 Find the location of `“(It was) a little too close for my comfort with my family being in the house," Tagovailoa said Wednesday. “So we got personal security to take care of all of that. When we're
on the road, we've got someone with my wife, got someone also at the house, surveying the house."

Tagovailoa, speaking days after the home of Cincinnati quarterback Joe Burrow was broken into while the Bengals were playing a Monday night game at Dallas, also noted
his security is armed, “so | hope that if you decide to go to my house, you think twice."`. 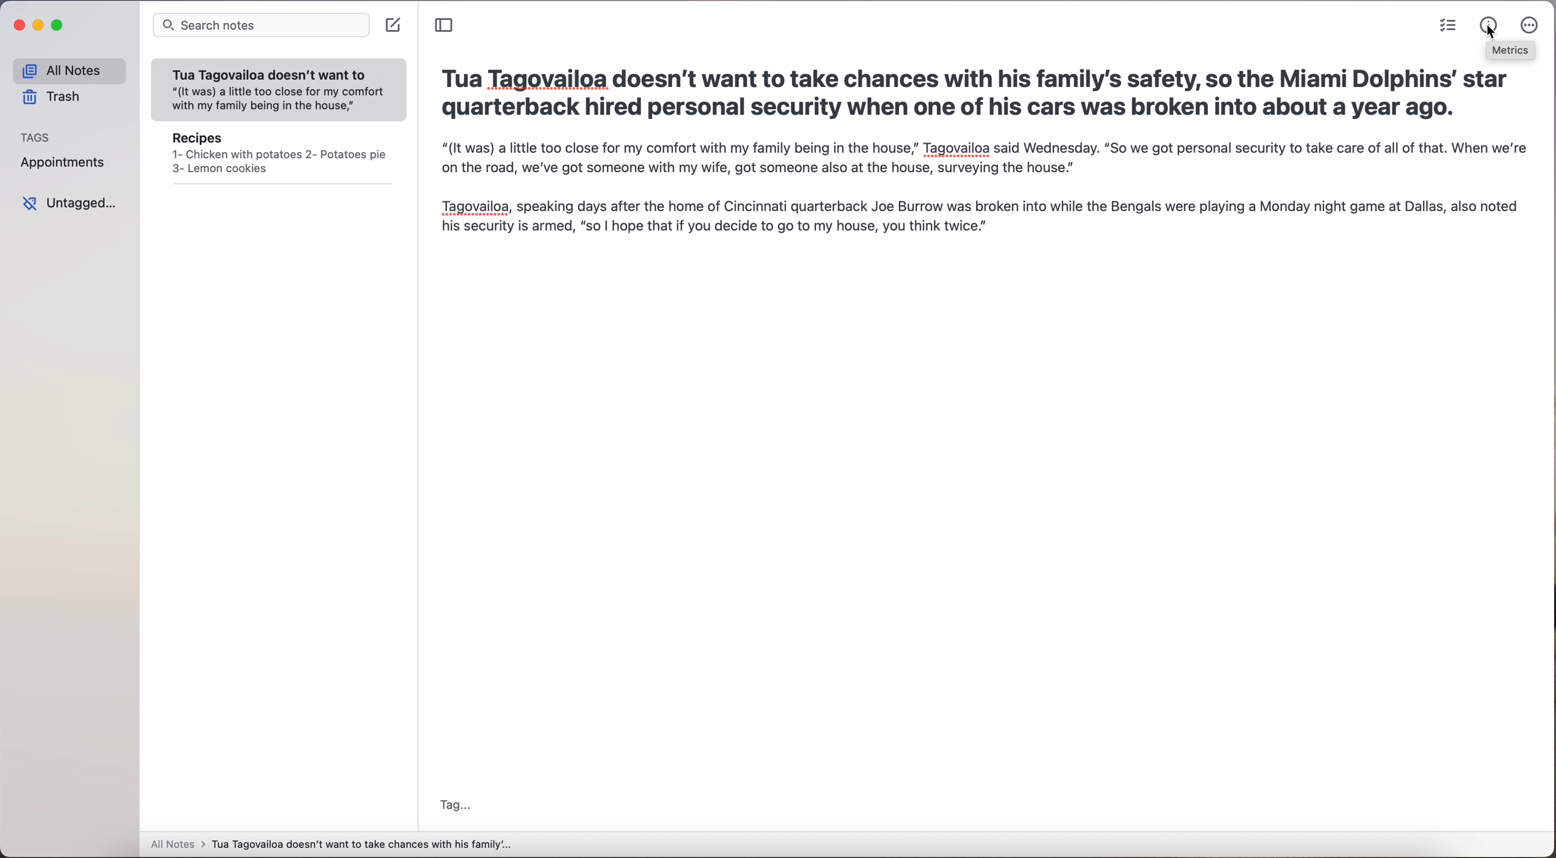

“(It was) a little too close for my comfort with my family being in the house," Tagovailoa said Wednesday. “So we got personal security to take care of all of that. When we're
on the road, we've got someone with my wife, got someone also at the house, surveying the house."

Tagovailoa, speaking days after the home of Cincinnati quarterback Joe Burrow was broken into while the Bengals were playing a Monday night game at Dallas, also noted
his security is armed, “so | hope that if you decide to go to my house, you think twice." is located at coordinates (986, 202).